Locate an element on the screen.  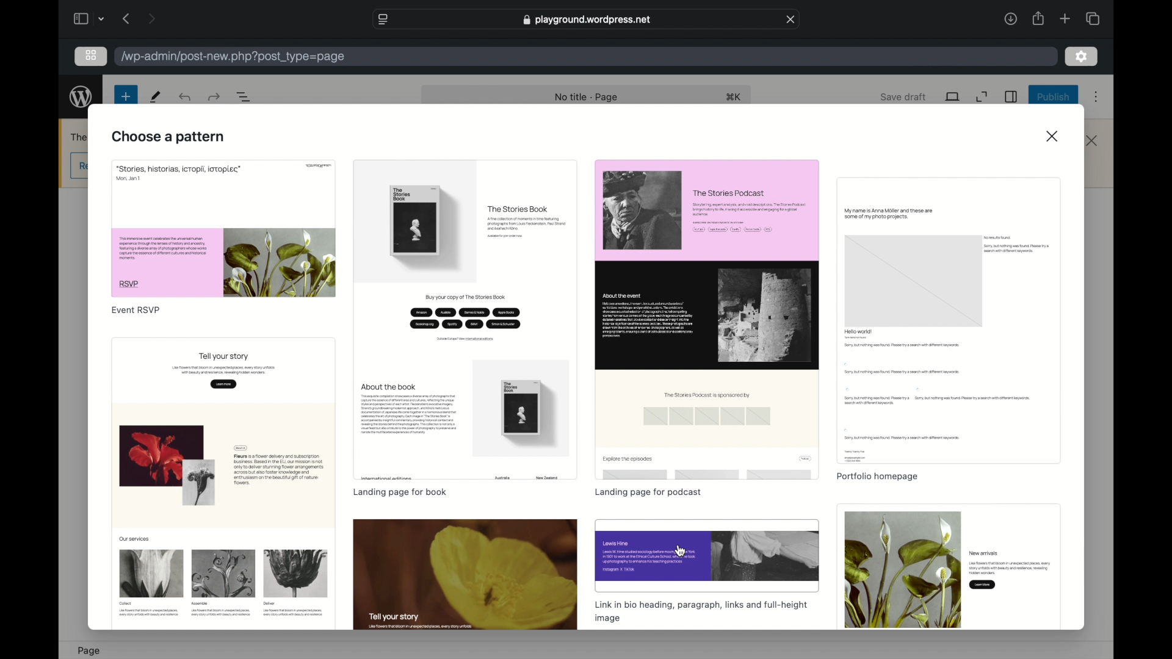
new tab is located at coordinates (1065, 19).